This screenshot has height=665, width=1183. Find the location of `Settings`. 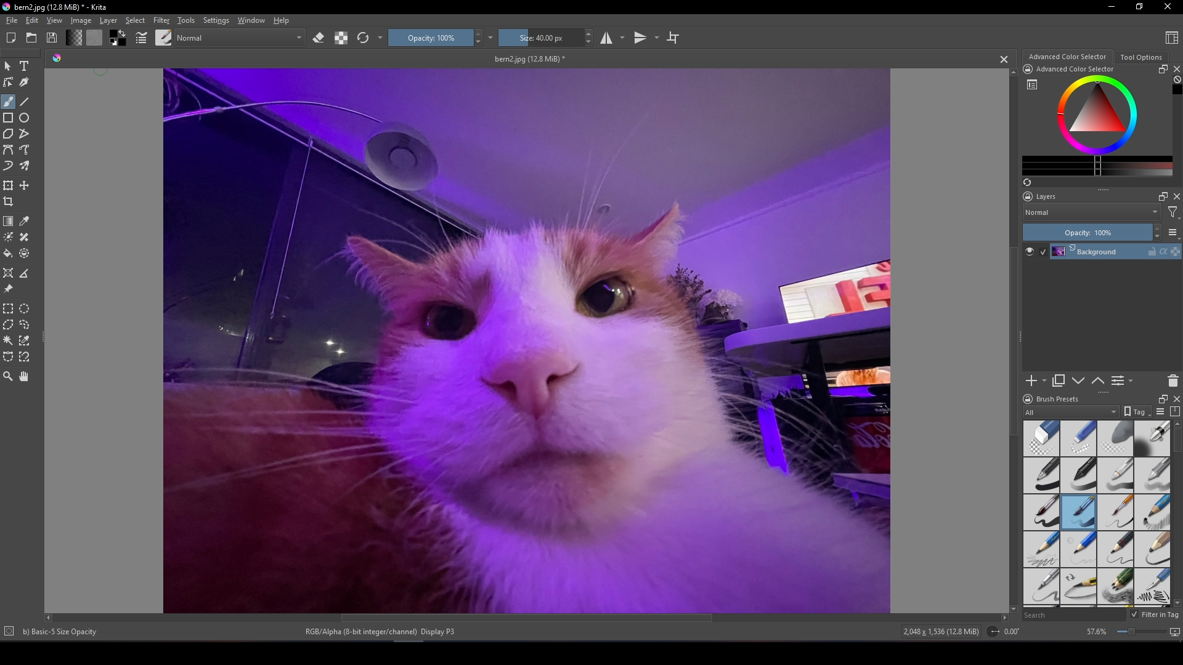

Settings is located at coordinates (217, 21).